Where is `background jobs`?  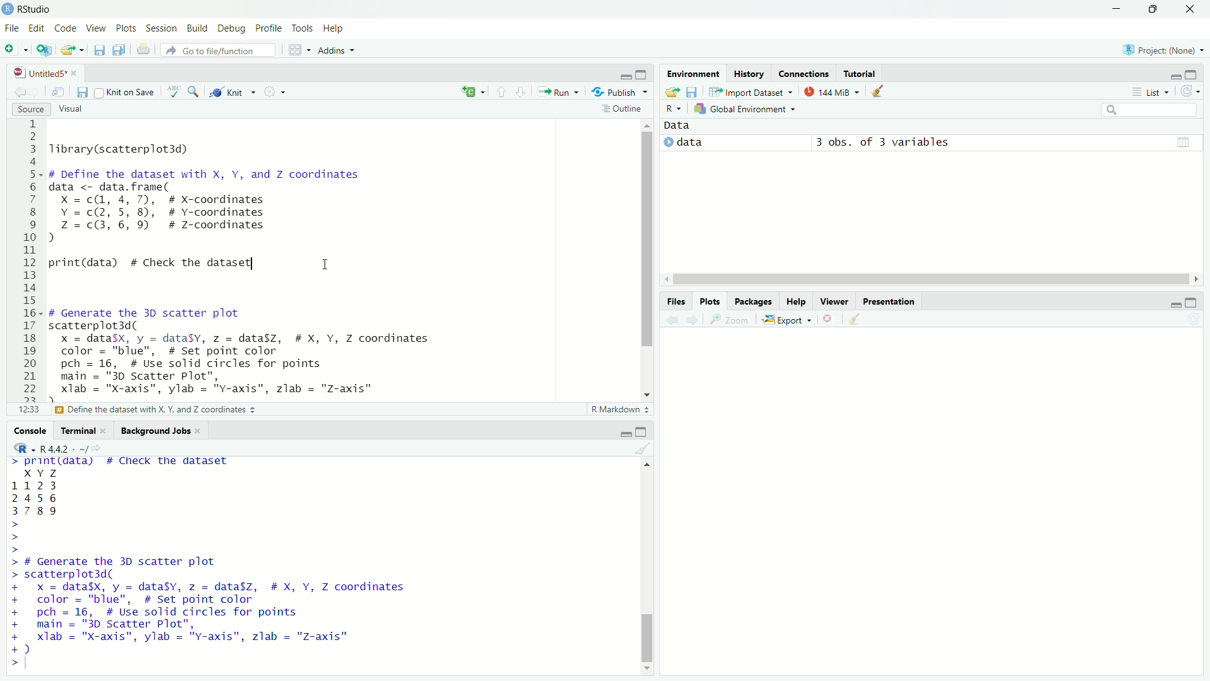 background jobs is located at coordinates (154, 431).